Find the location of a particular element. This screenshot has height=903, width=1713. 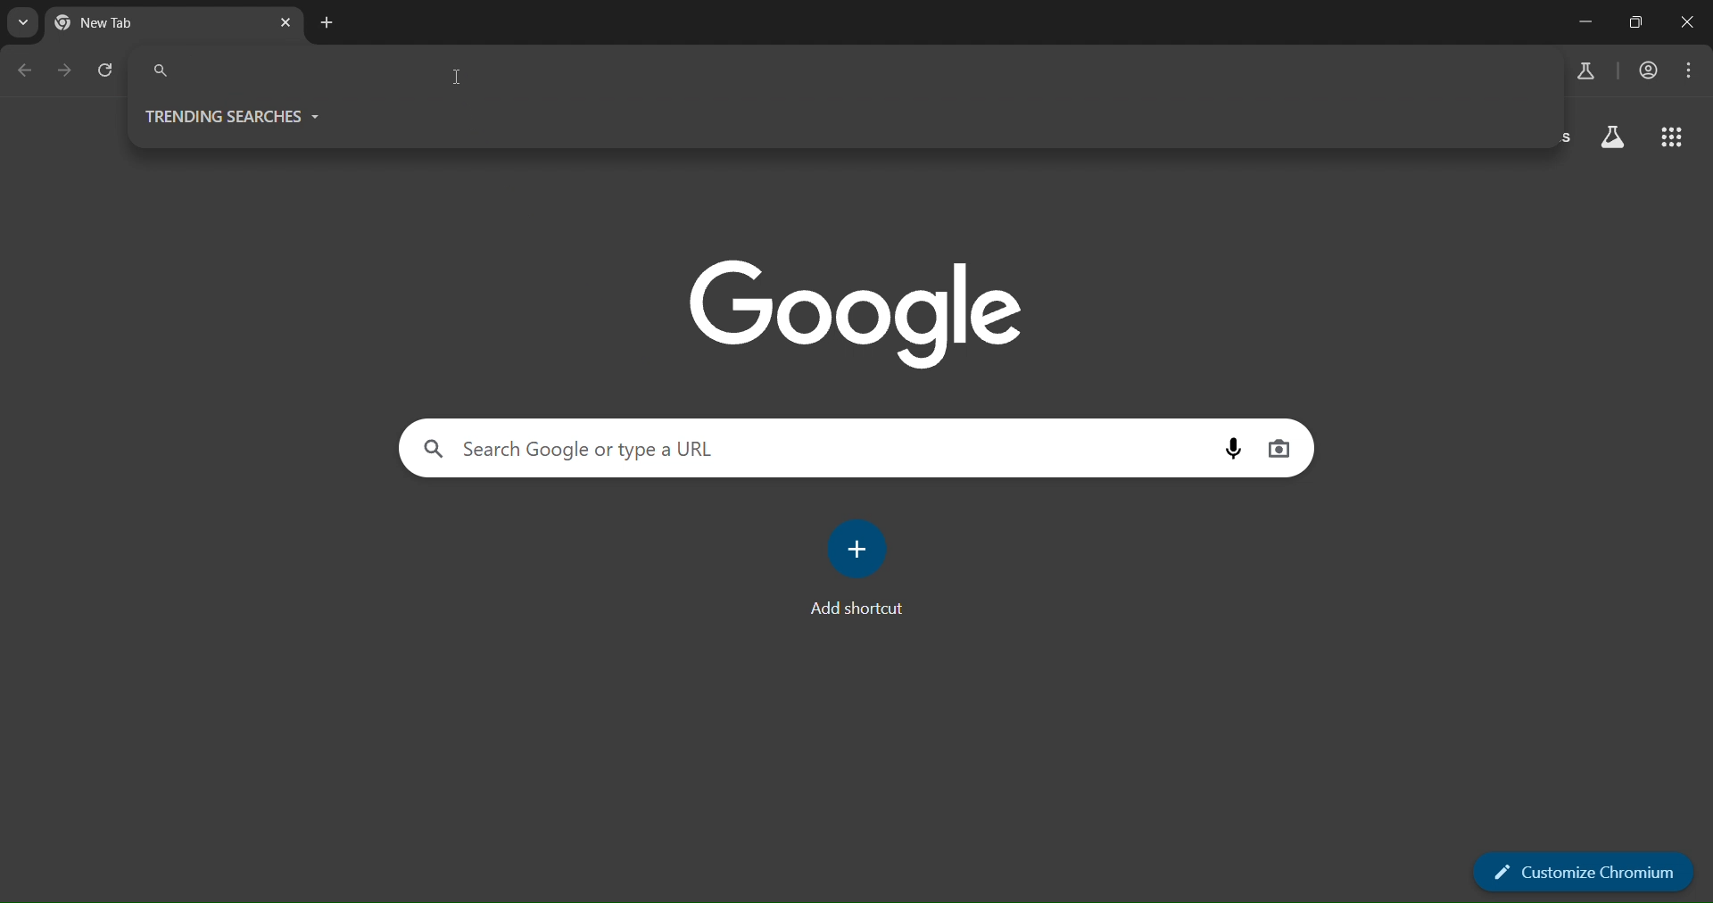

Search Google or type a URL is located at coordinates (571, 448).